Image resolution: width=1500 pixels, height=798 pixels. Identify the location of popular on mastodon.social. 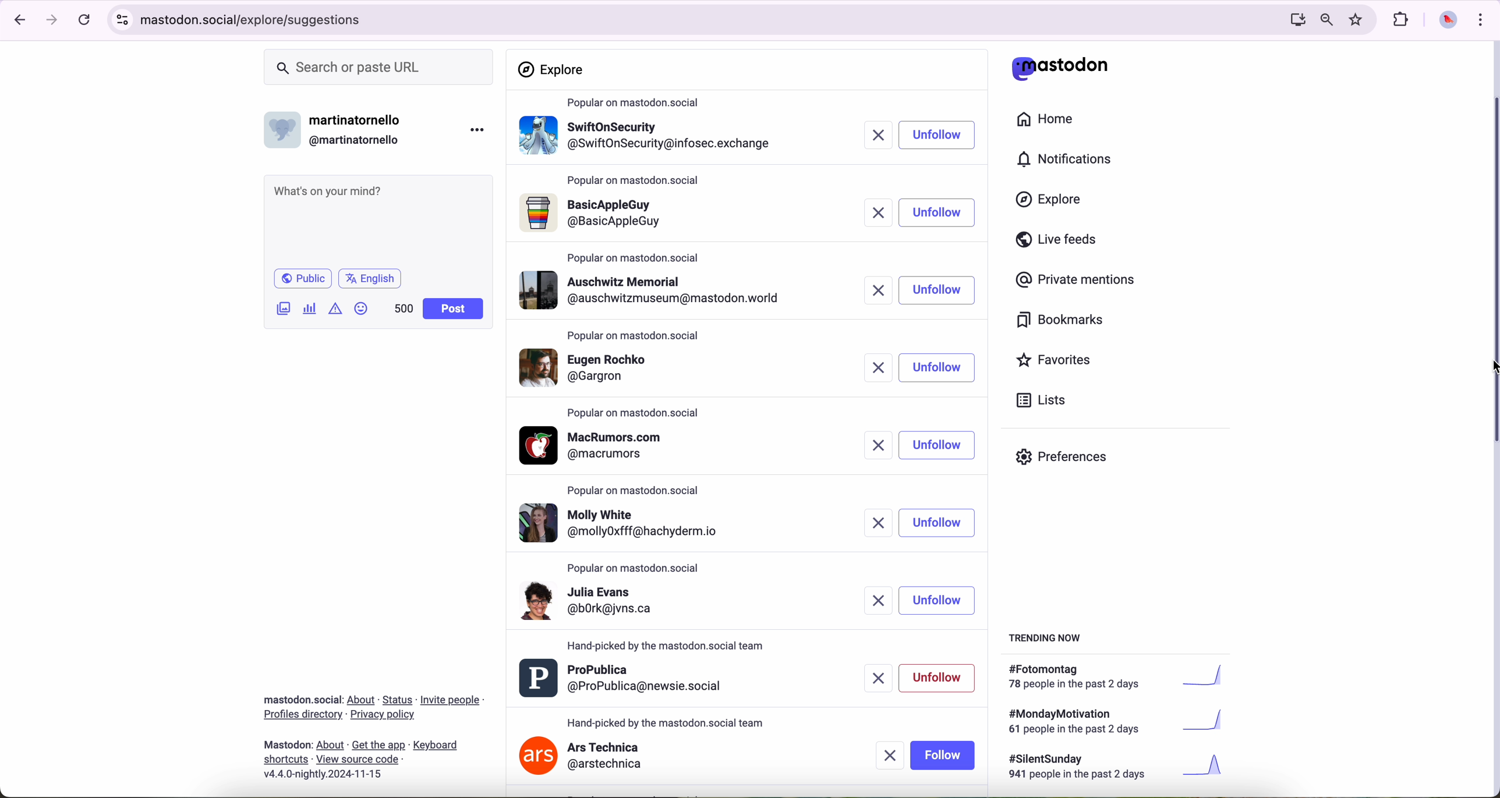
(638, 103).